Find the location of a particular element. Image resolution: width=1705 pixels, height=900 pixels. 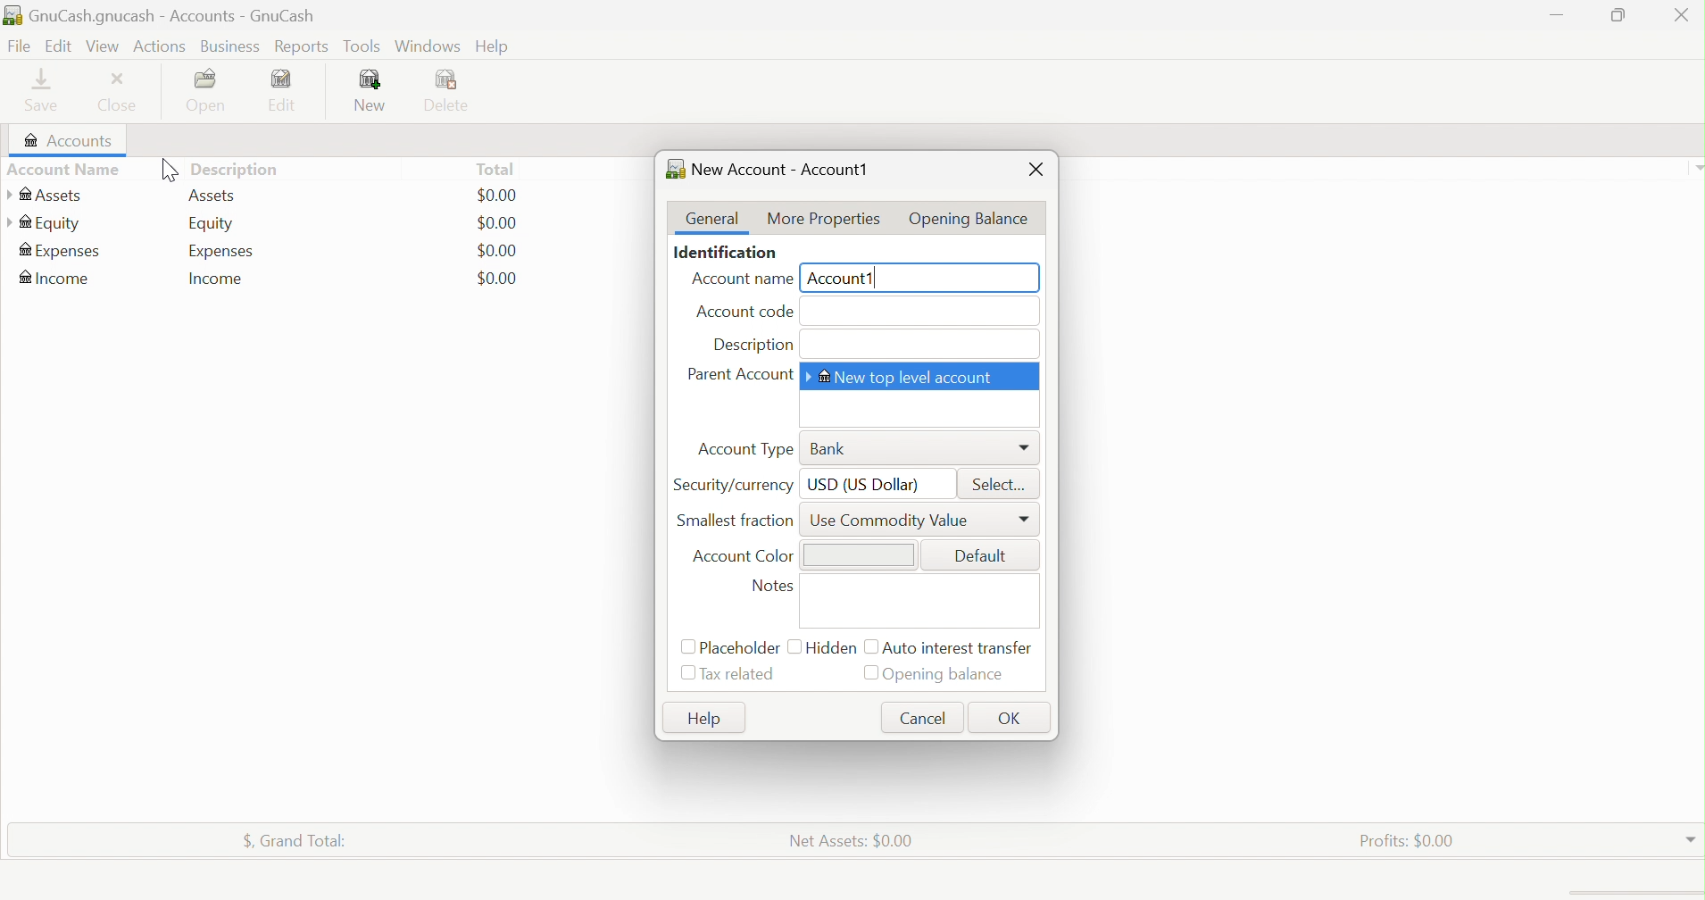

Hidden is located at coordinates (833, 646).